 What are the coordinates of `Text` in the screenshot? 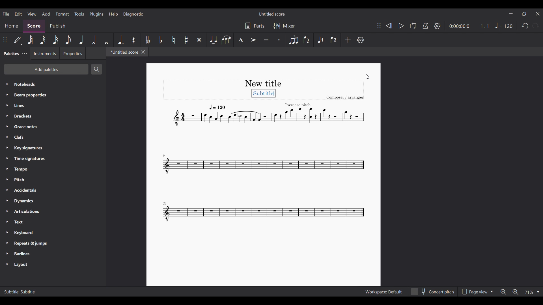 It's located at (53, 222).